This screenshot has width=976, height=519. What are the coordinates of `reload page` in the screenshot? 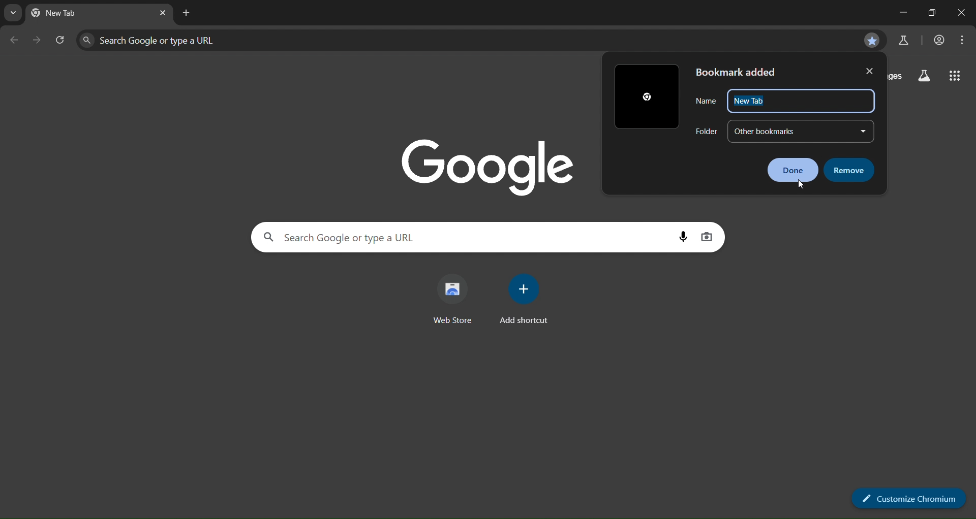 It's located at (62, 41).